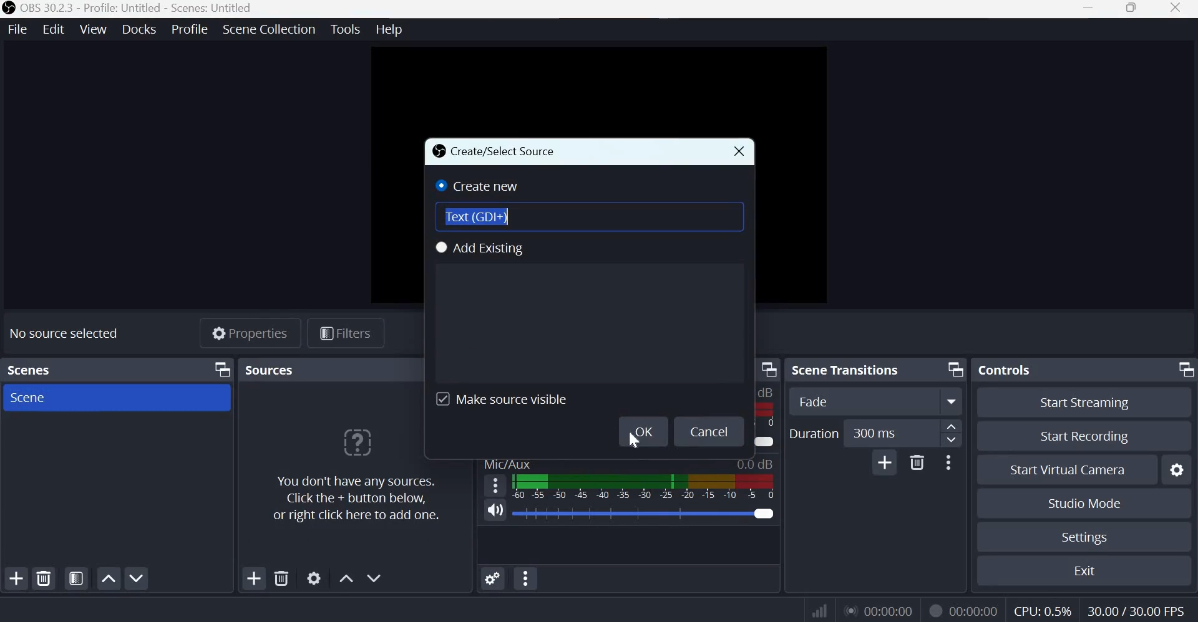  What do you see at coordinates (643, 432) in the screenshot?
I see `OK` at bounding box center [643, 432].